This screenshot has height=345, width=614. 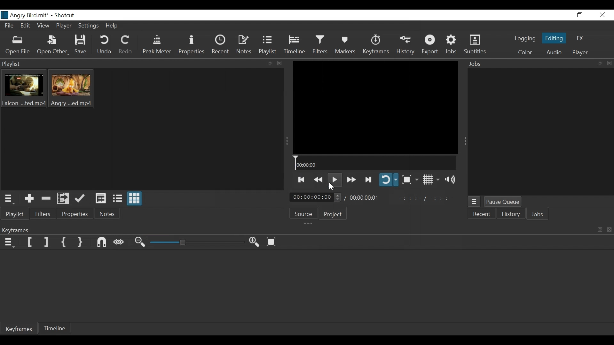 What do you see at coordinates (555, 52) in the screenshot?
I see `Audio` at bounding box center [555, 52].